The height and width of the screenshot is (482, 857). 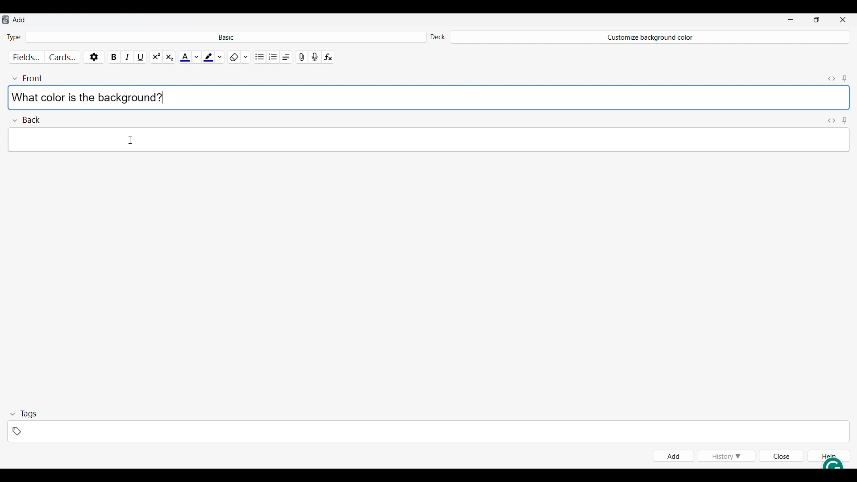 What do you see at coordinates (226, 36) in the screenshot?
I see `Click to select card type in deck` at bounding box center [226, 36].